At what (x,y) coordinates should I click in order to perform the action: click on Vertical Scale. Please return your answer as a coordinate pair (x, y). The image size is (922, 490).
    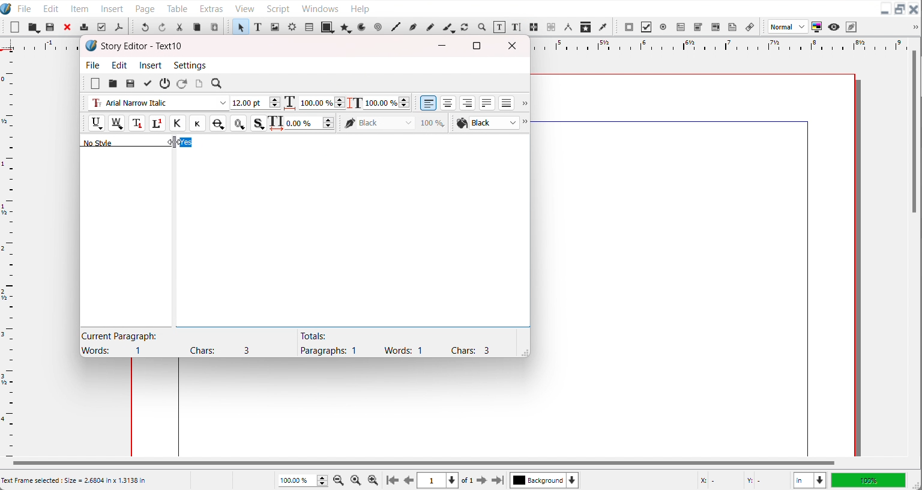
    Looking at the image, I should click on (8, 252).